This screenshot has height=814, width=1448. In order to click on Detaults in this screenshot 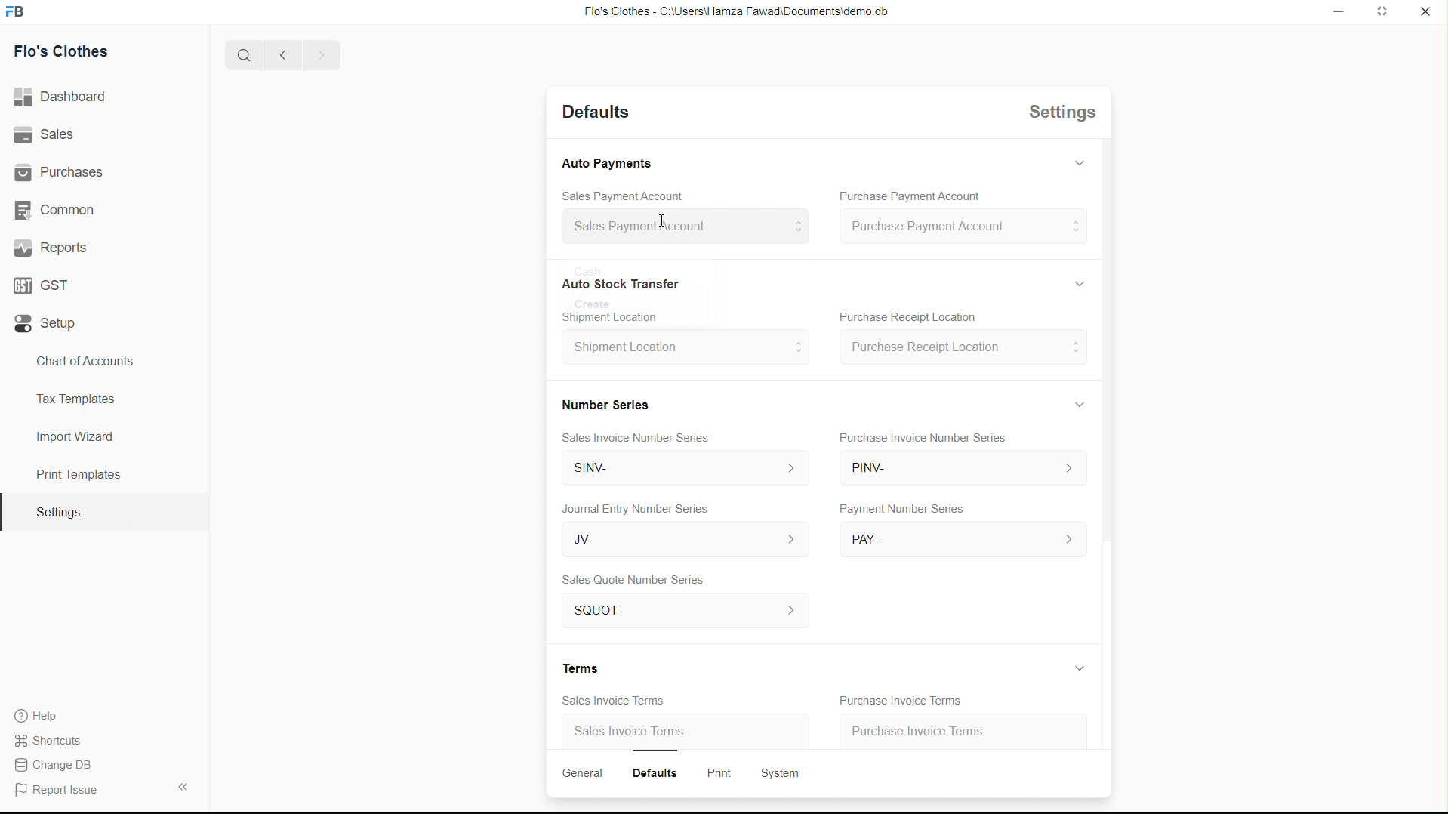, I will do `click(596, 111)`.